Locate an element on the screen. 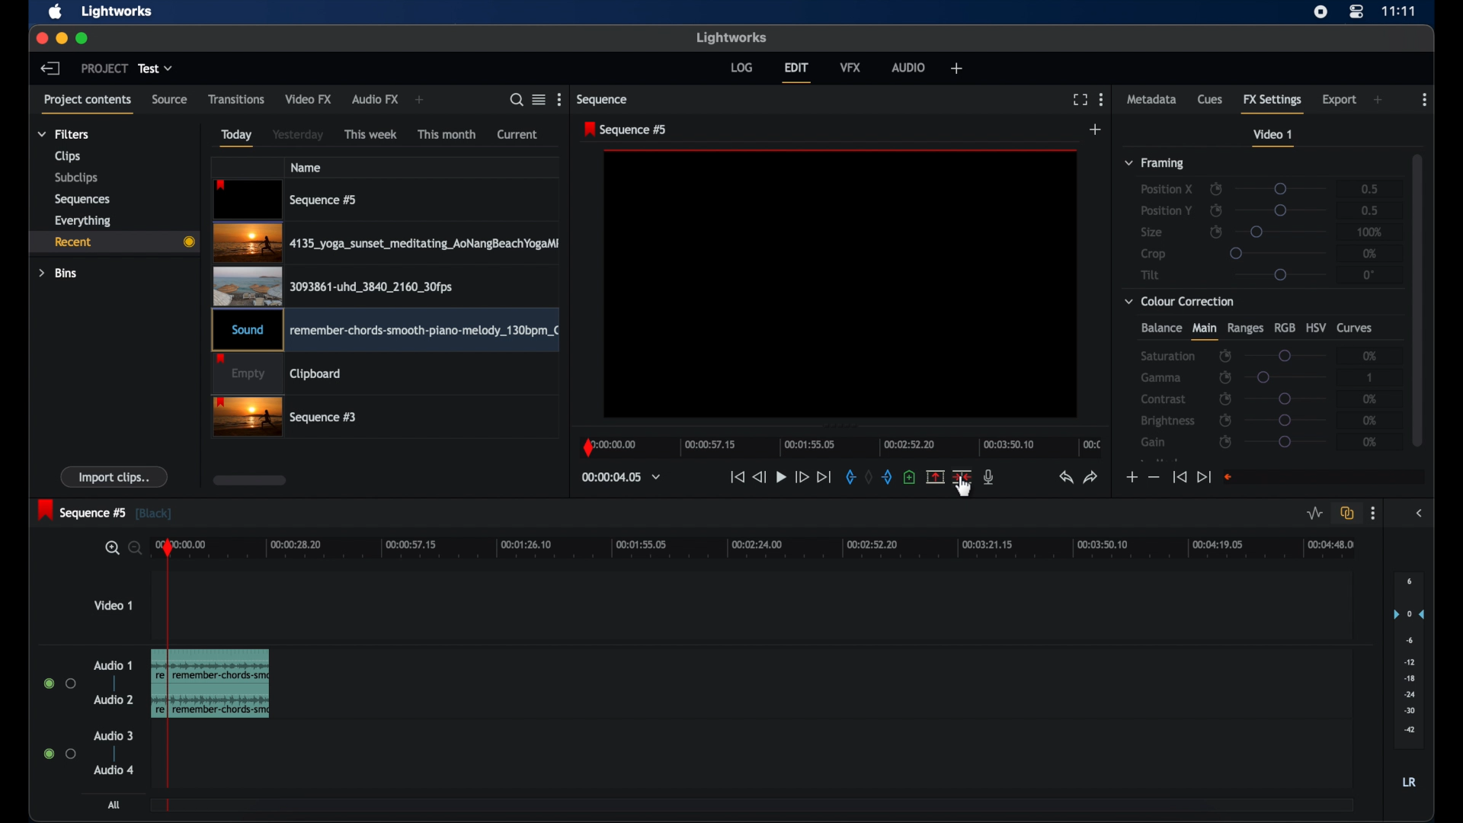 This screenshot has height=823, width=1463. audio clip is located at coordinates (385, 331).